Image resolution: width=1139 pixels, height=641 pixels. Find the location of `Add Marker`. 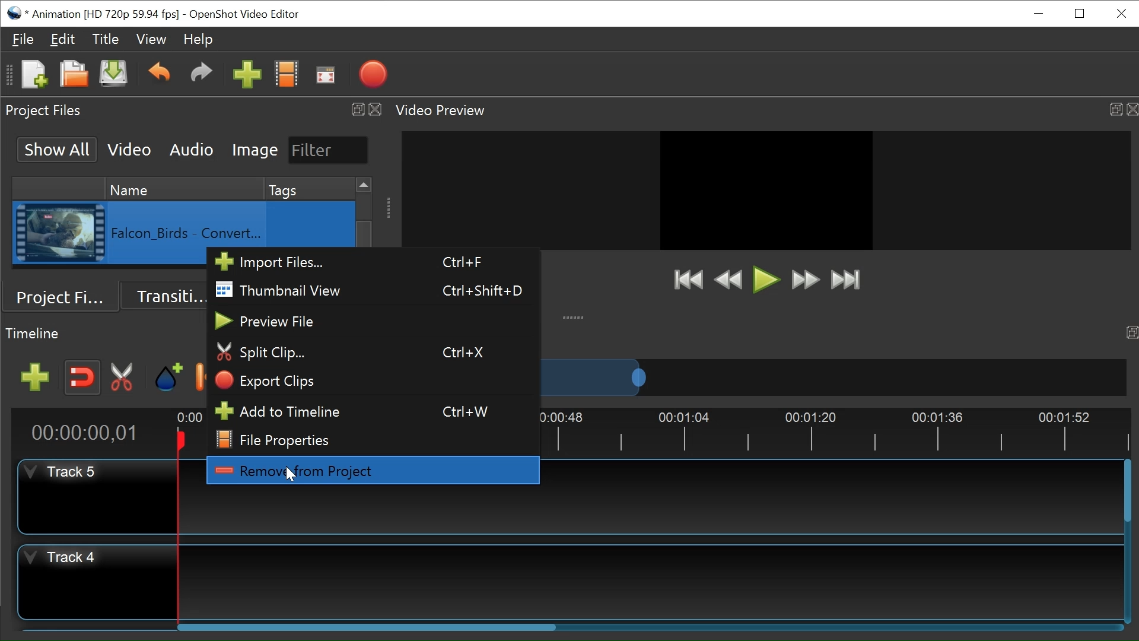

Add Marker is located at coordinates (168, 376).